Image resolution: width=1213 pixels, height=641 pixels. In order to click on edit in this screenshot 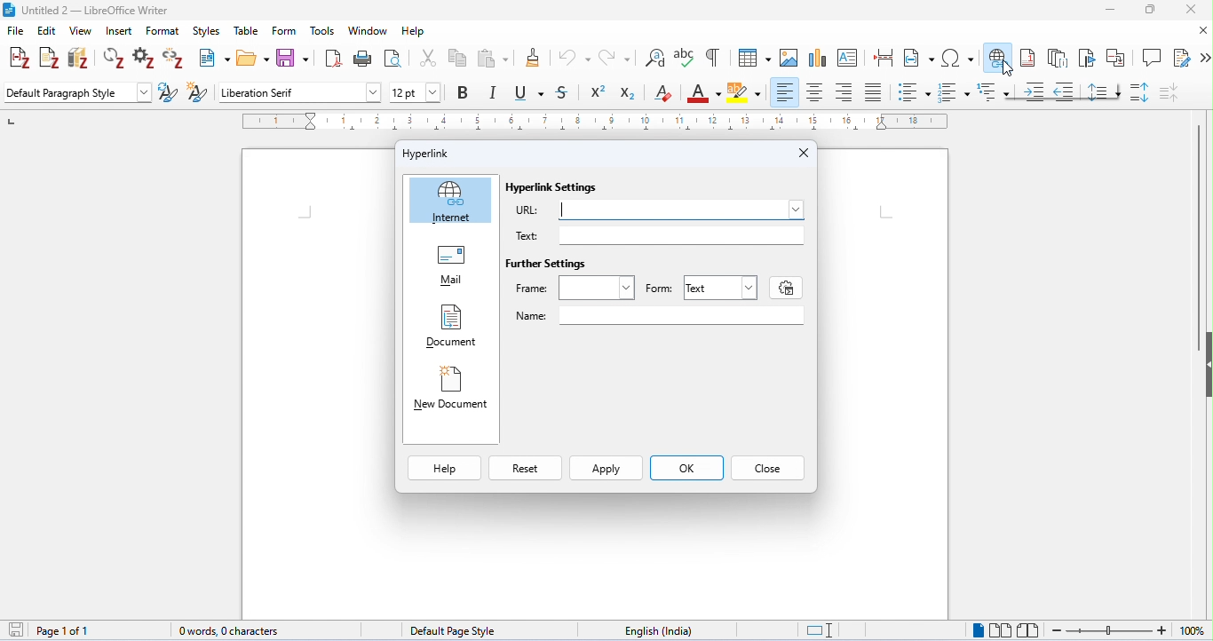, I will do `click(49, 30)`.